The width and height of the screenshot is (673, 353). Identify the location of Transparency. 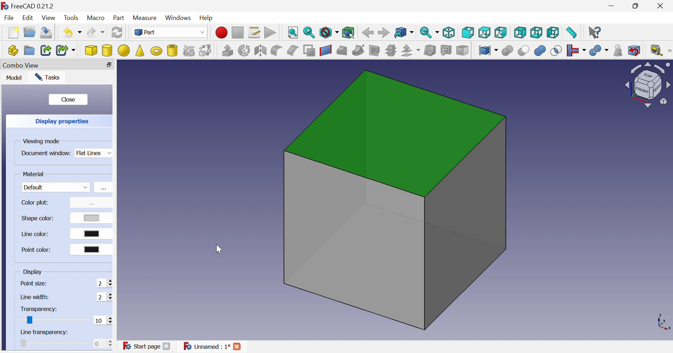
(39, 309).